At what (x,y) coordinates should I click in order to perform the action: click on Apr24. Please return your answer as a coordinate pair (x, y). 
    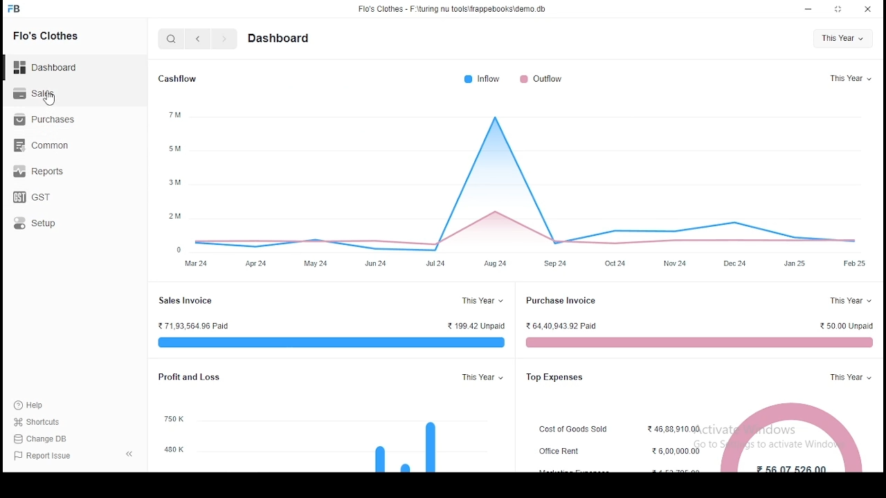
    Looking at the image, I should click on (256, 263).